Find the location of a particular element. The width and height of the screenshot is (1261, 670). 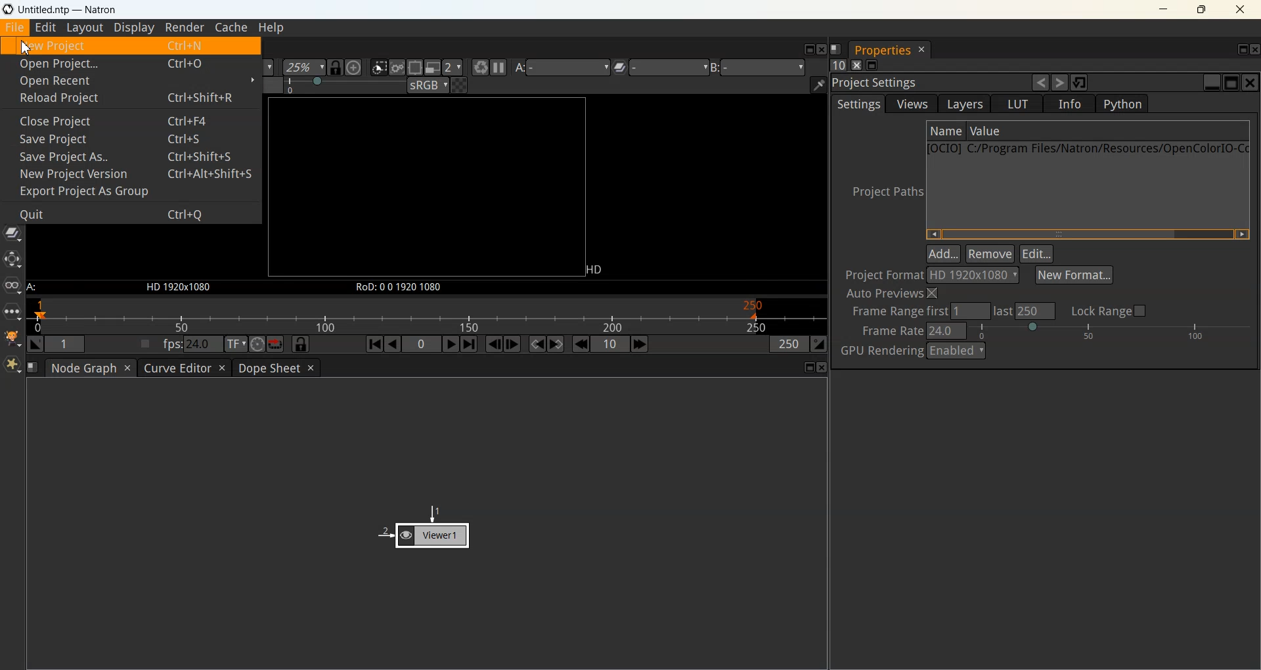

RoD: 00 1920 1080 is located at coordinates (398, 288).